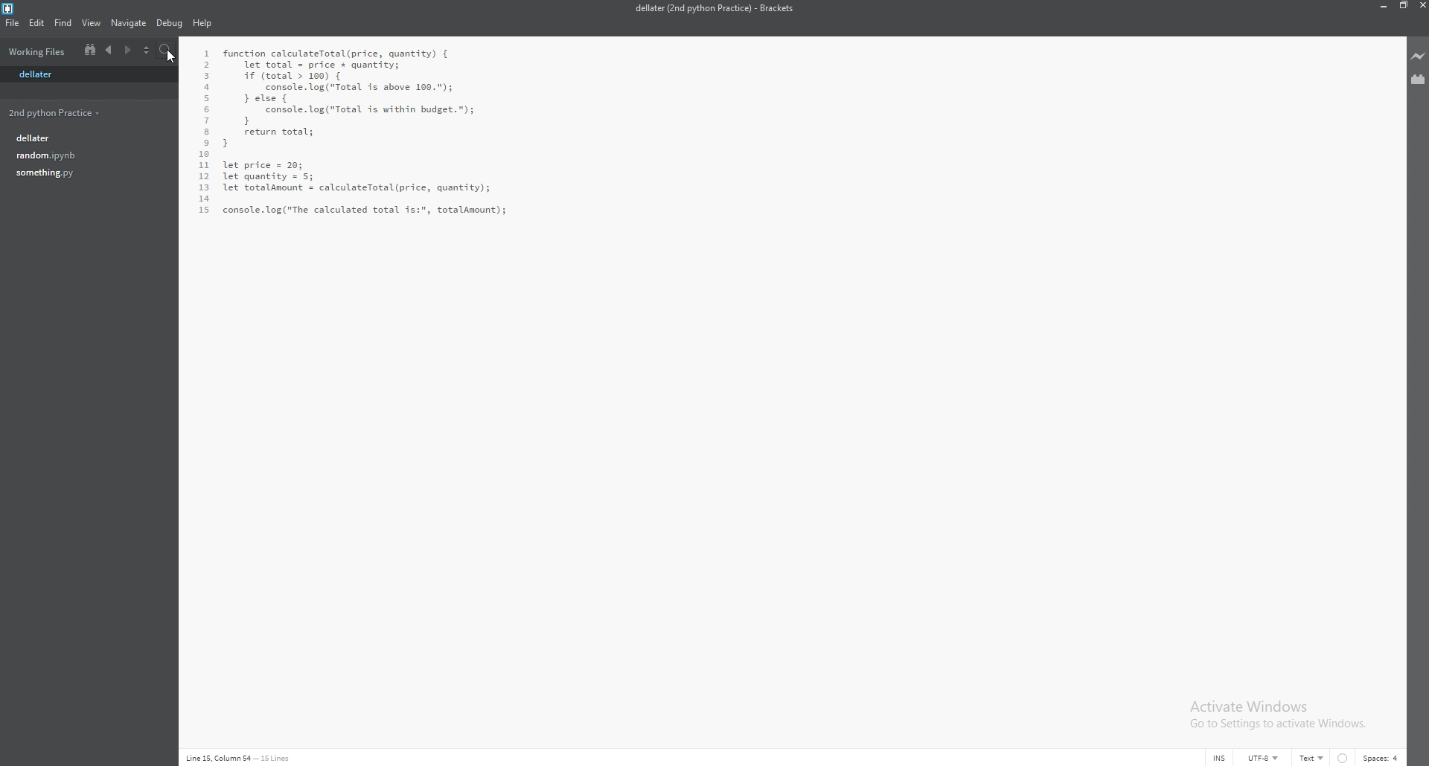  Describe the element at coordinates (1419, 80) in the screenshot. I see `extension manager` at that location.